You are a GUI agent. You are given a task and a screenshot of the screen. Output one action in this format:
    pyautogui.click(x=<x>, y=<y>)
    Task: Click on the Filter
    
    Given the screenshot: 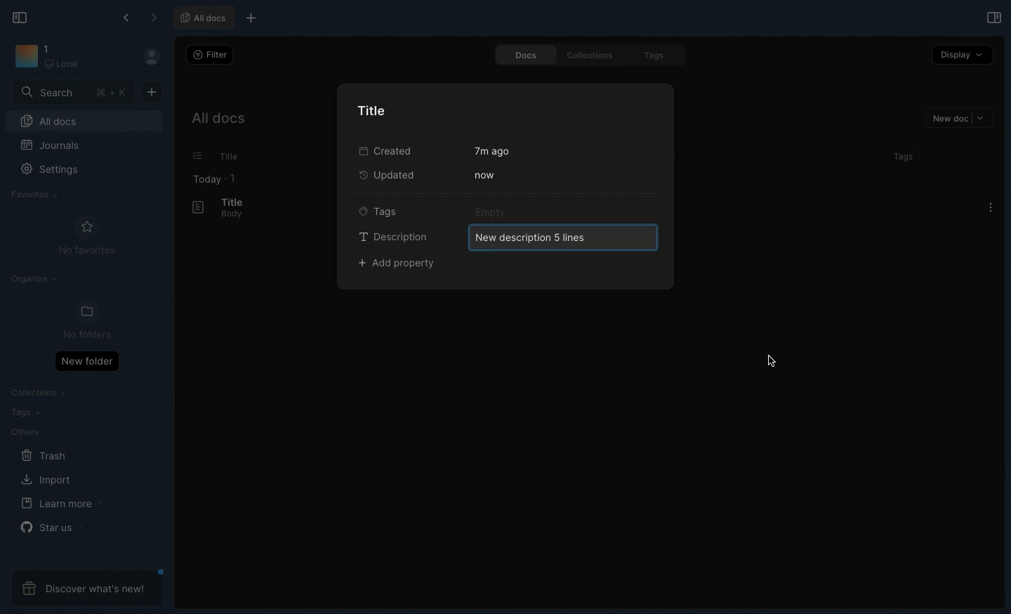 What is the action you would take?
    pyautogui.click(x=208, y=54)
    